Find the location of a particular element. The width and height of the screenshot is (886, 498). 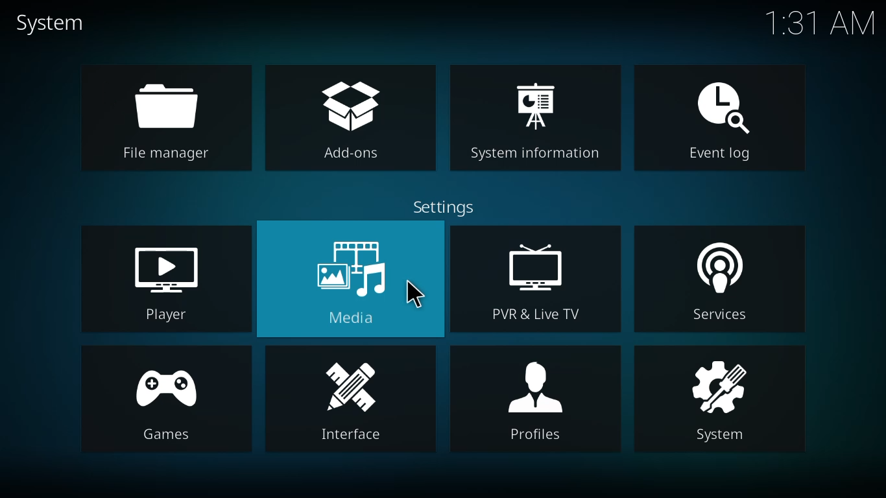

interface is located at coordinates (353, 400).